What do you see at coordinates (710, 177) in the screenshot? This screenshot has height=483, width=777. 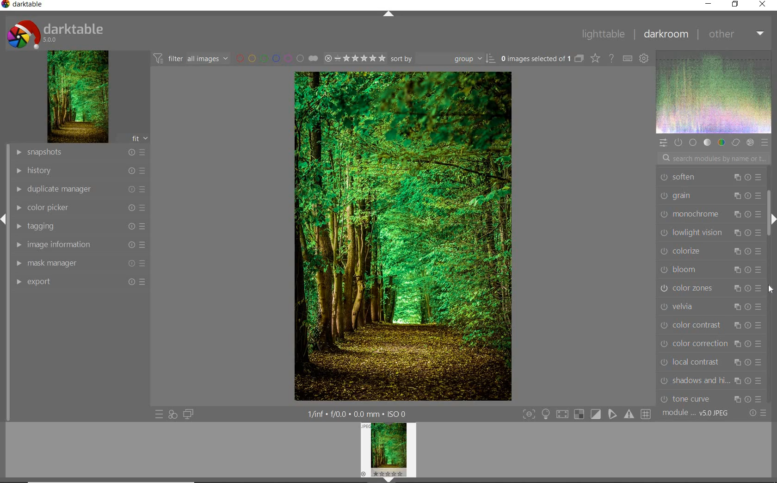 I see `soften` at bounding box center [710, 177].